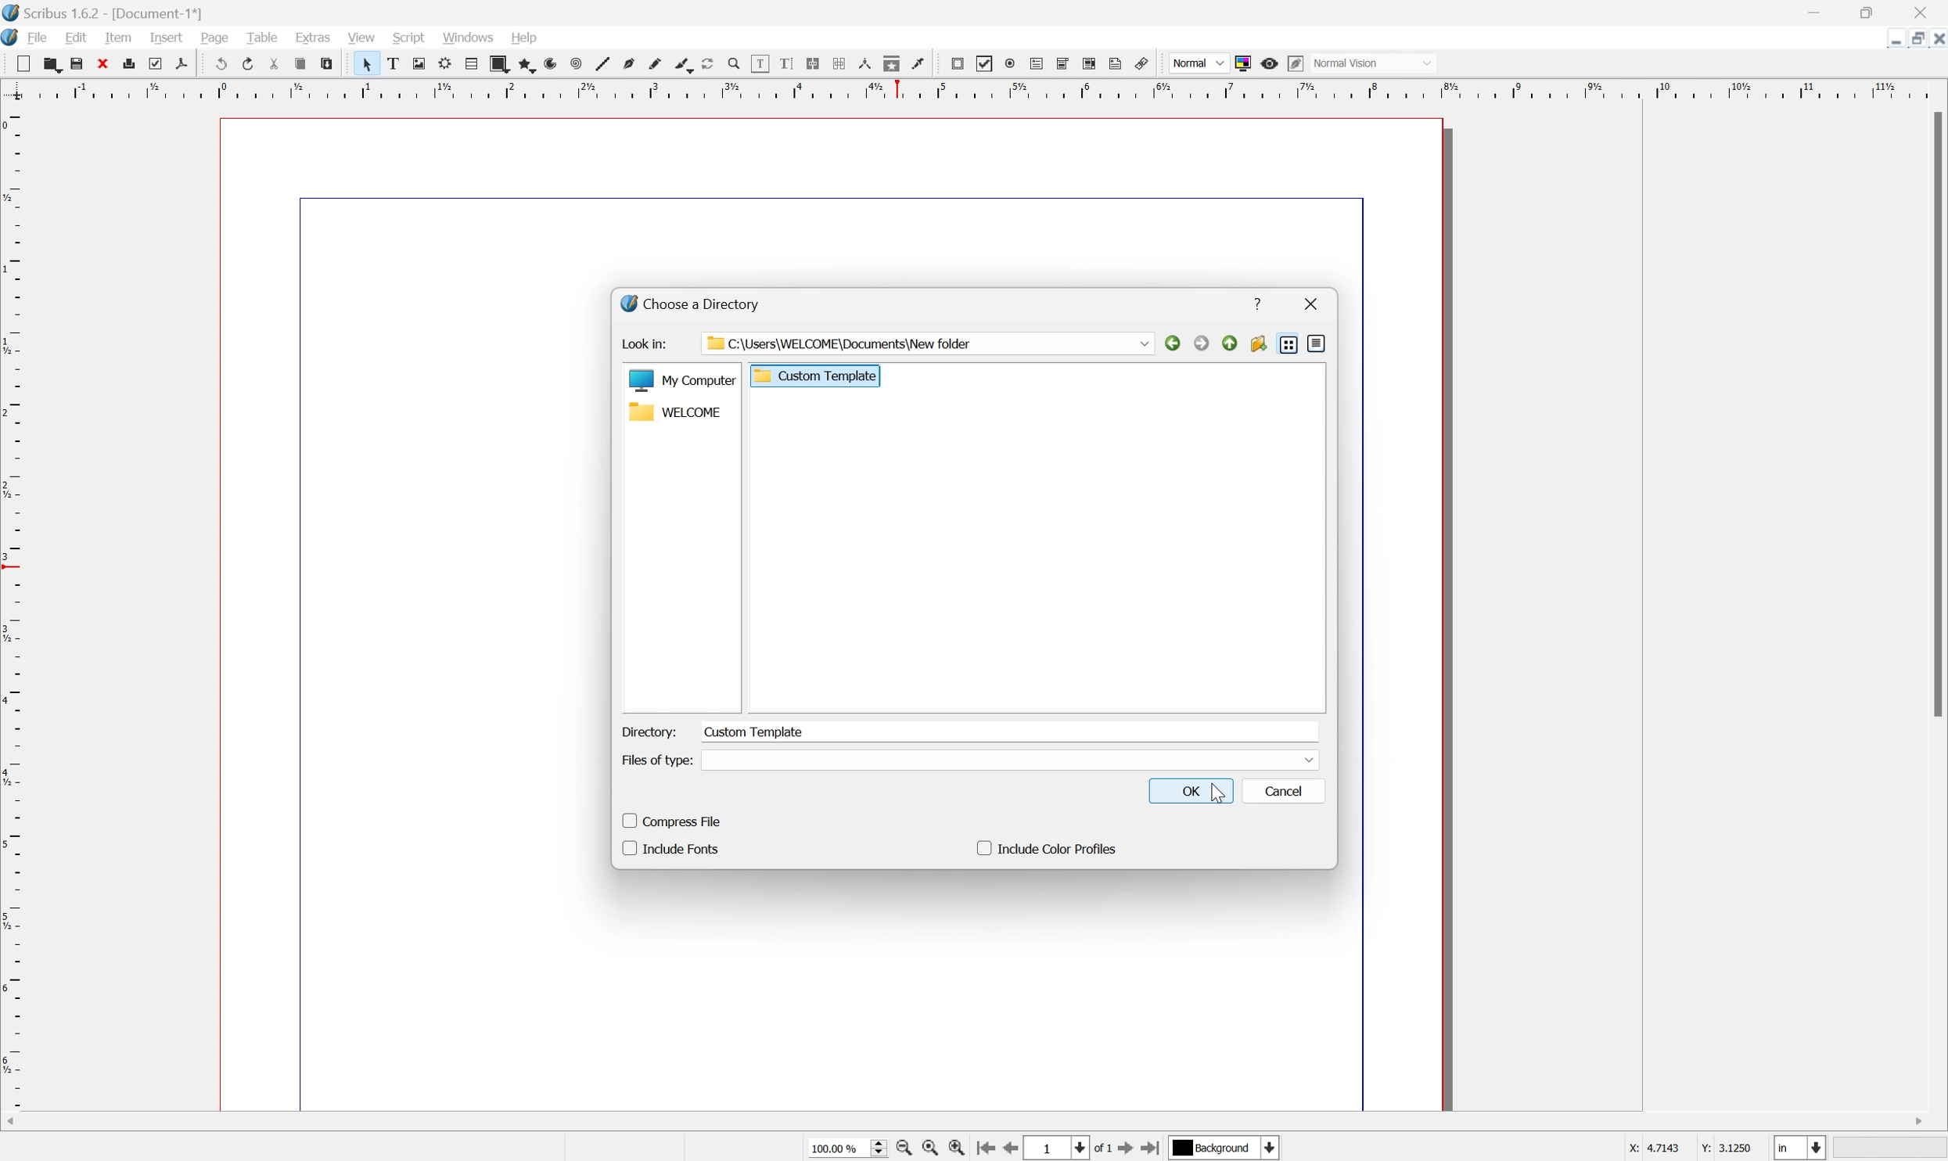 This screenshot has height=1161, width=1948. What do you see at coordinates (759, 66) in the screenshot?
I see `edit contents of frame` at bounding box center [759, 66].